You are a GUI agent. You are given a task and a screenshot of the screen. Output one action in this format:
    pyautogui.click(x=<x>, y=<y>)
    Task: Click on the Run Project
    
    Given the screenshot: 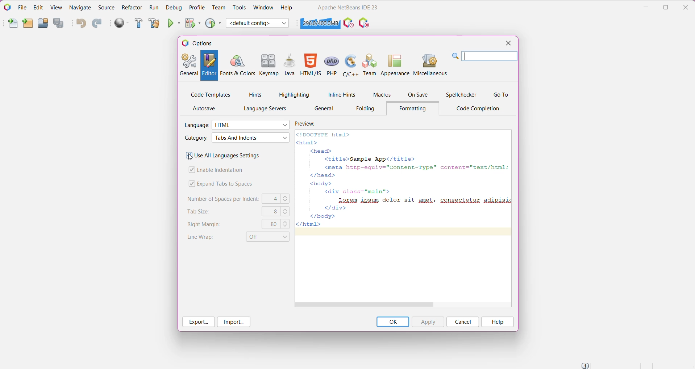 What is the action you would take?
    pyautogui.click(x=175, y=23)
    